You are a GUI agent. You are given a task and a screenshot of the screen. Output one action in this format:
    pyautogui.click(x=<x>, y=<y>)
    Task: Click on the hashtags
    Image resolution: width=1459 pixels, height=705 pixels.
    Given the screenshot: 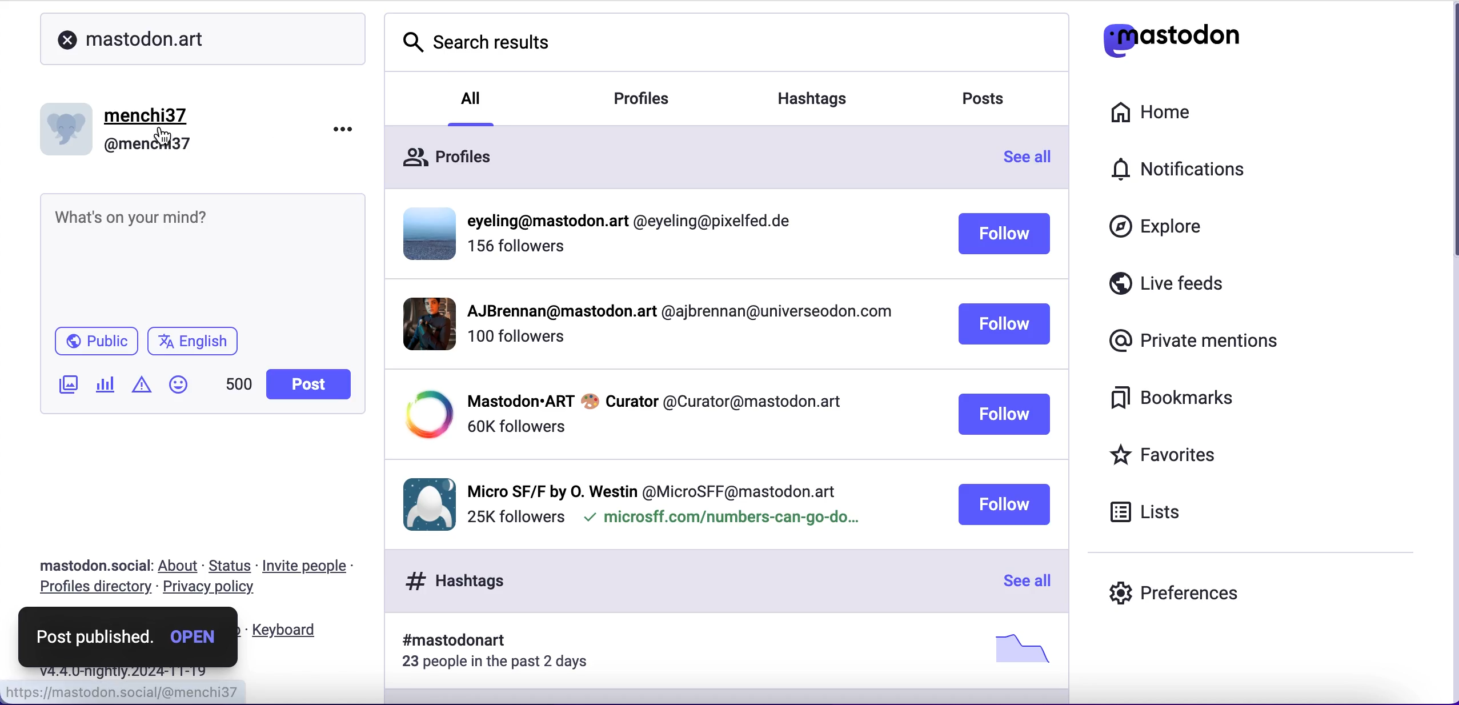 What is the action you would take?
    pyautogui.click(x=457, y=584)
    